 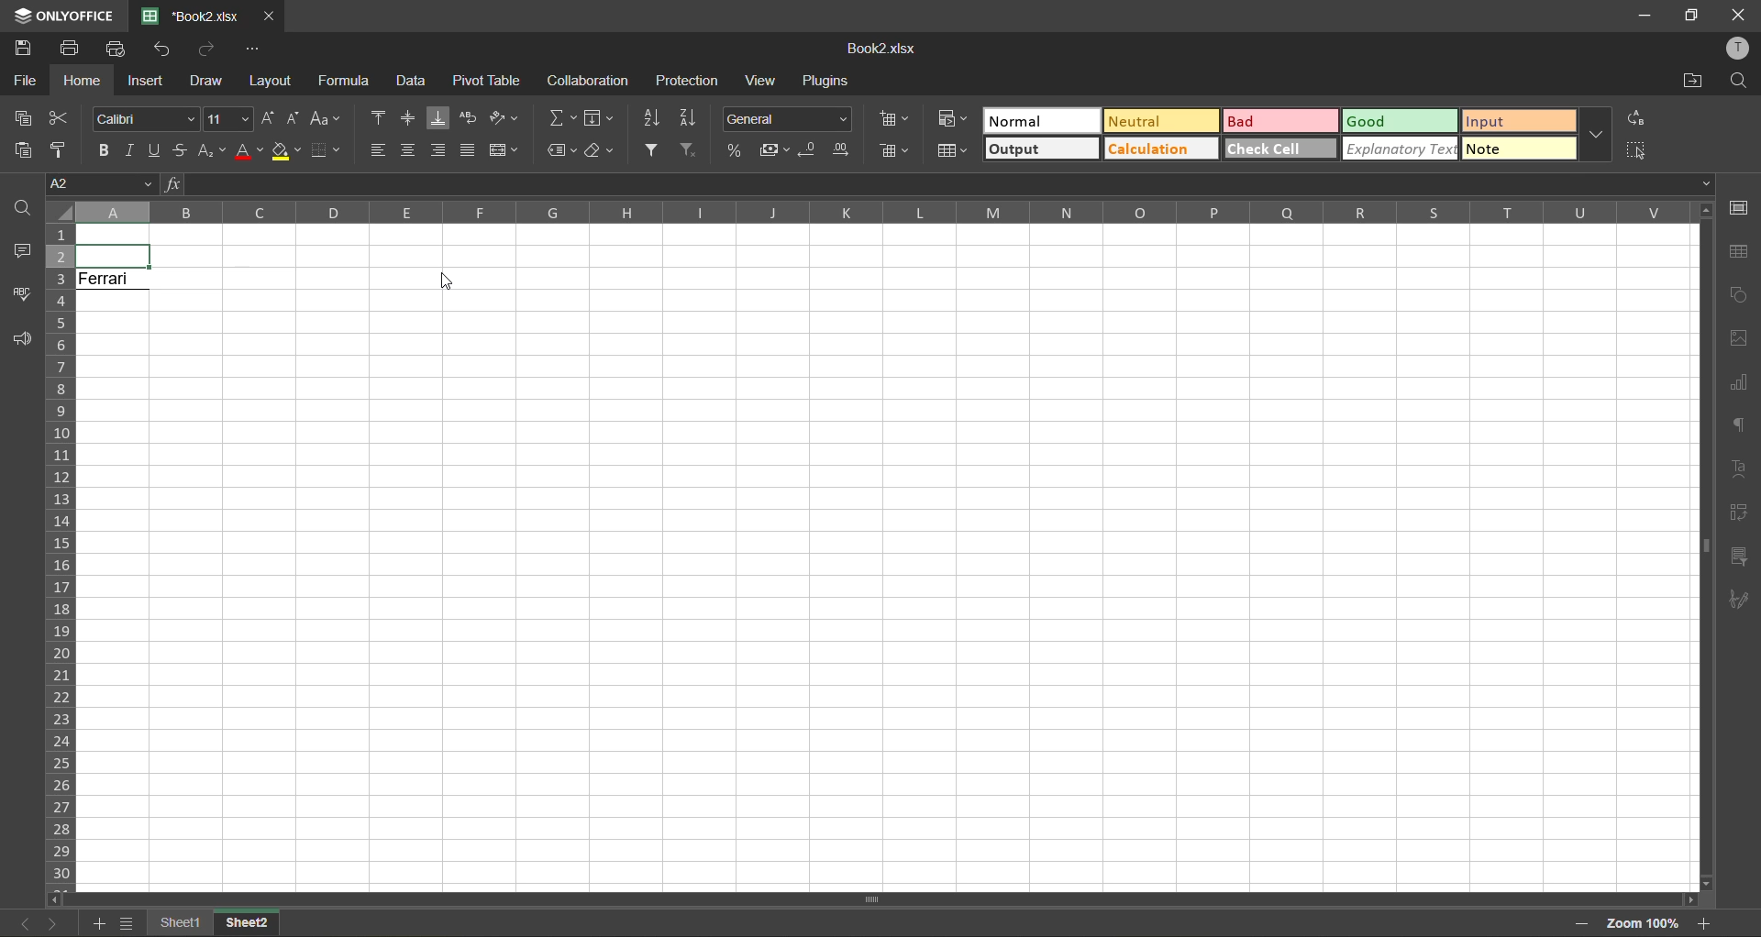 I want to click on spellcheck, so click(x=22, y=294).